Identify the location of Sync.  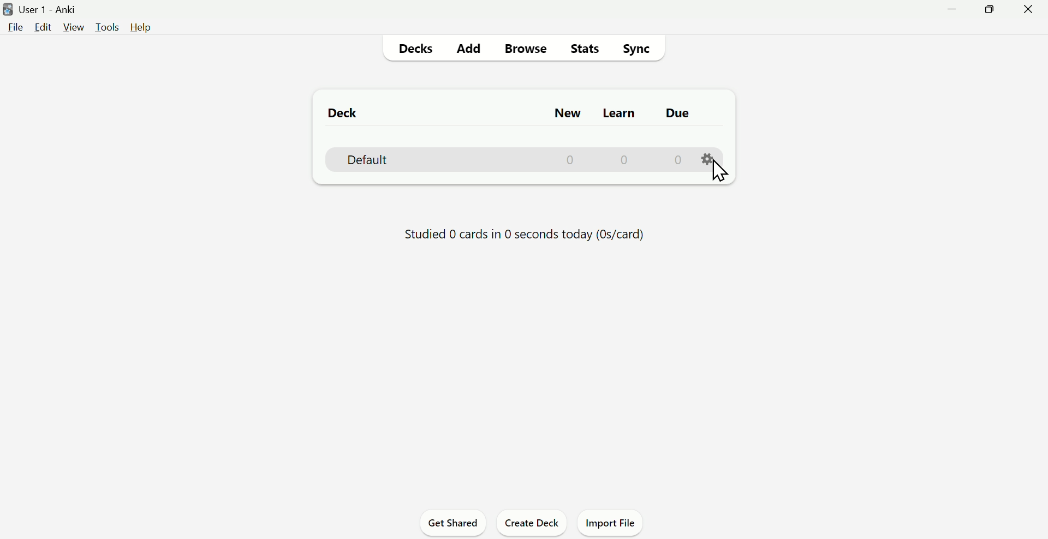
(634, 49).